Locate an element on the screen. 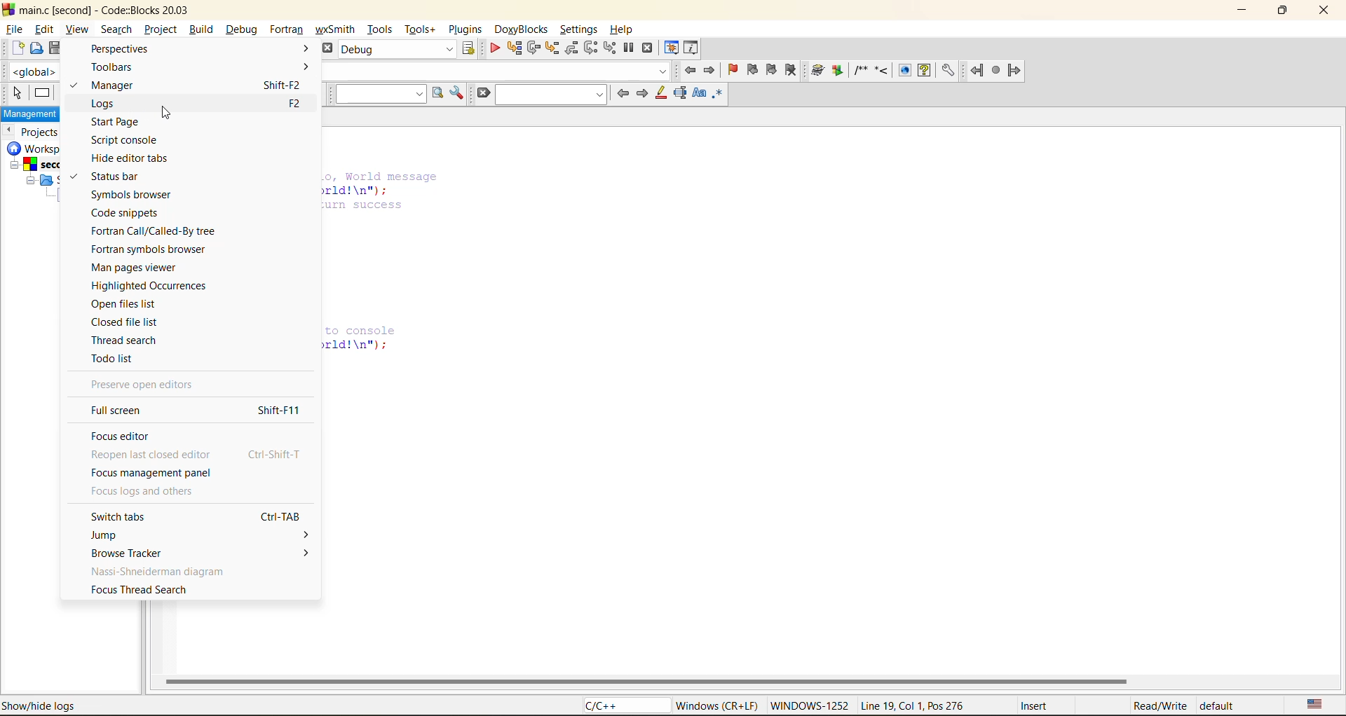 This screenshot has height=716, width=1346. show options window is located at coordinates (458, 94).